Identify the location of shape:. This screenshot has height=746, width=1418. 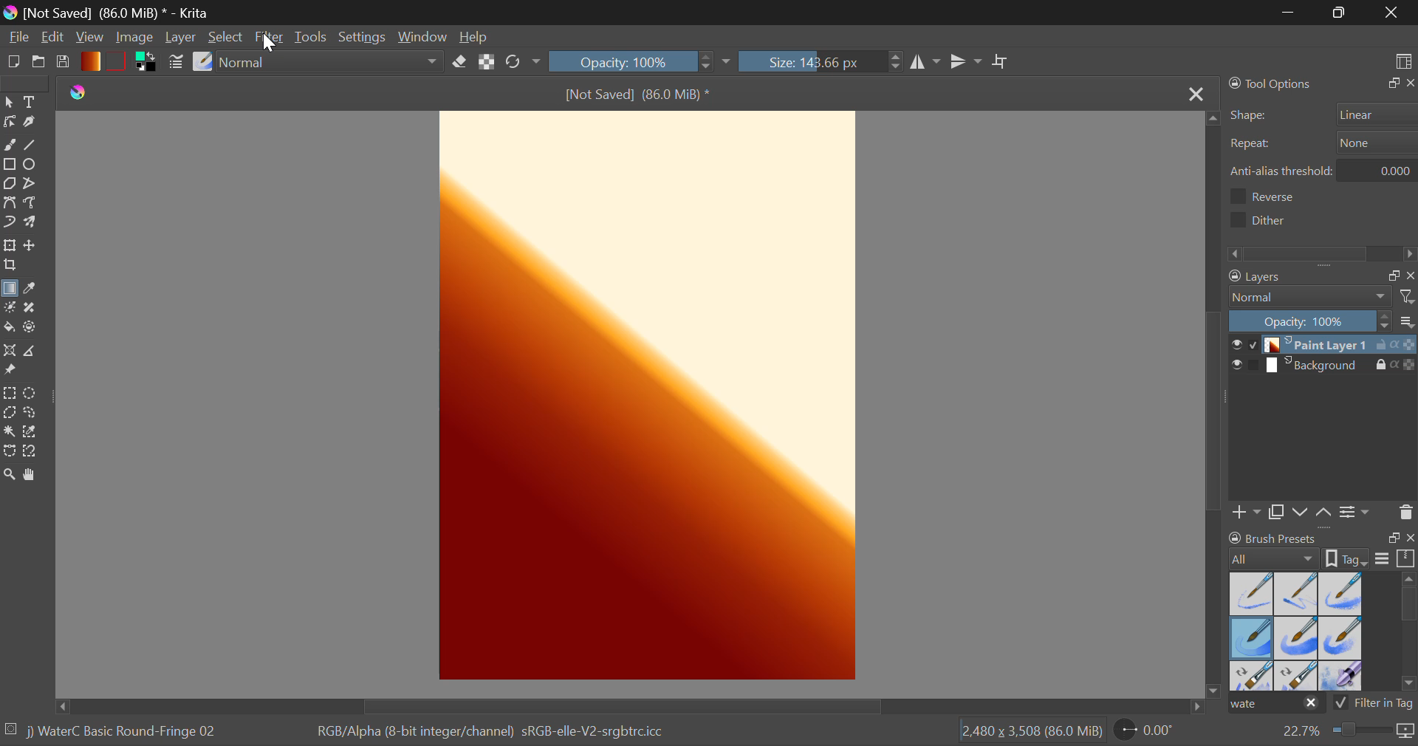
(1250, 116).